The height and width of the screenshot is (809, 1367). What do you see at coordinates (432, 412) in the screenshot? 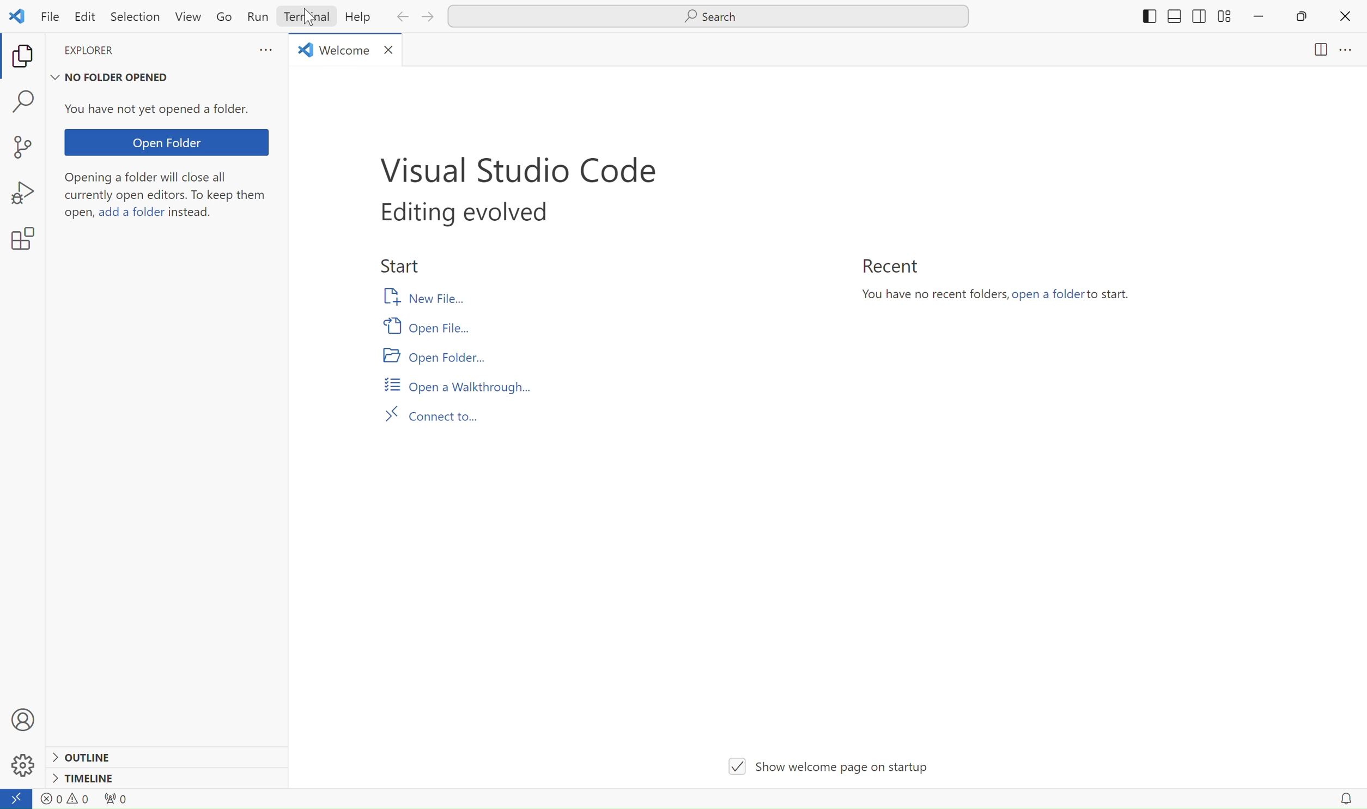
I see `Connect to` at bounding box center [432, 412].